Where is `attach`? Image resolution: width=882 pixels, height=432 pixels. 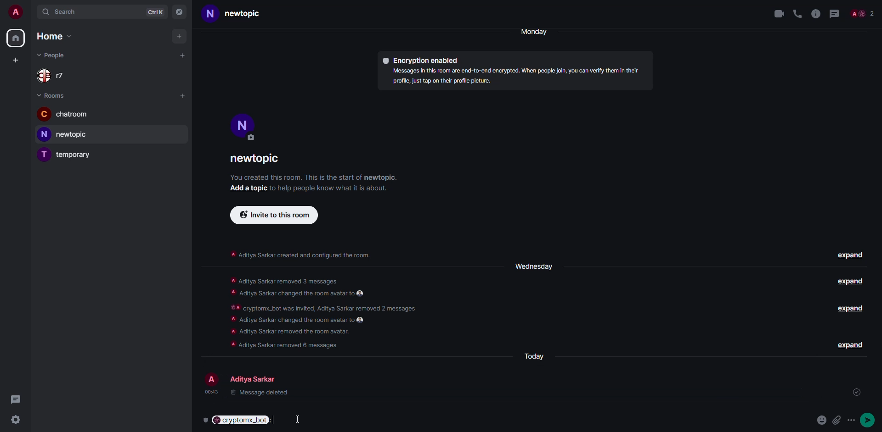 attach is located at coordinates (838, 420).